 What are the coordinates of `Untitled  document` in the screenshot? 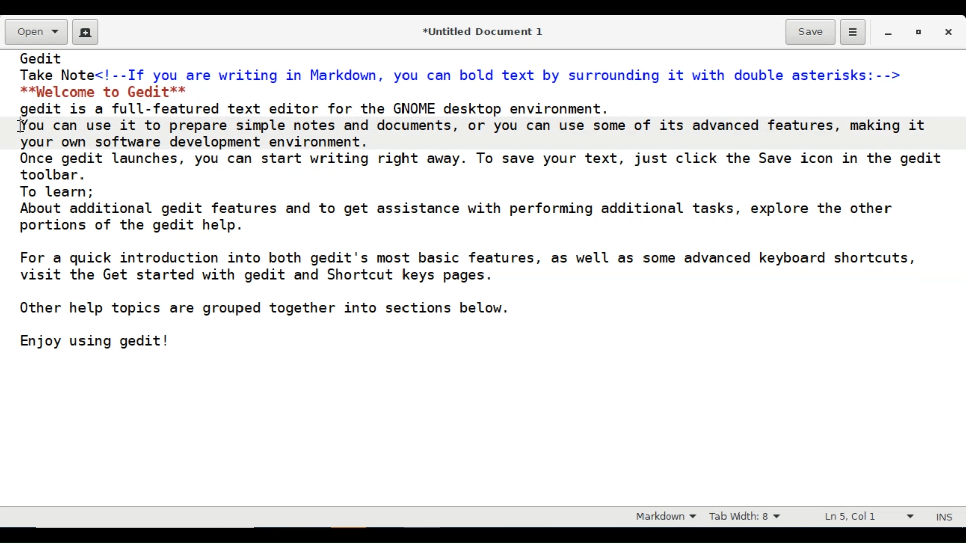 It's located at (480, 31).